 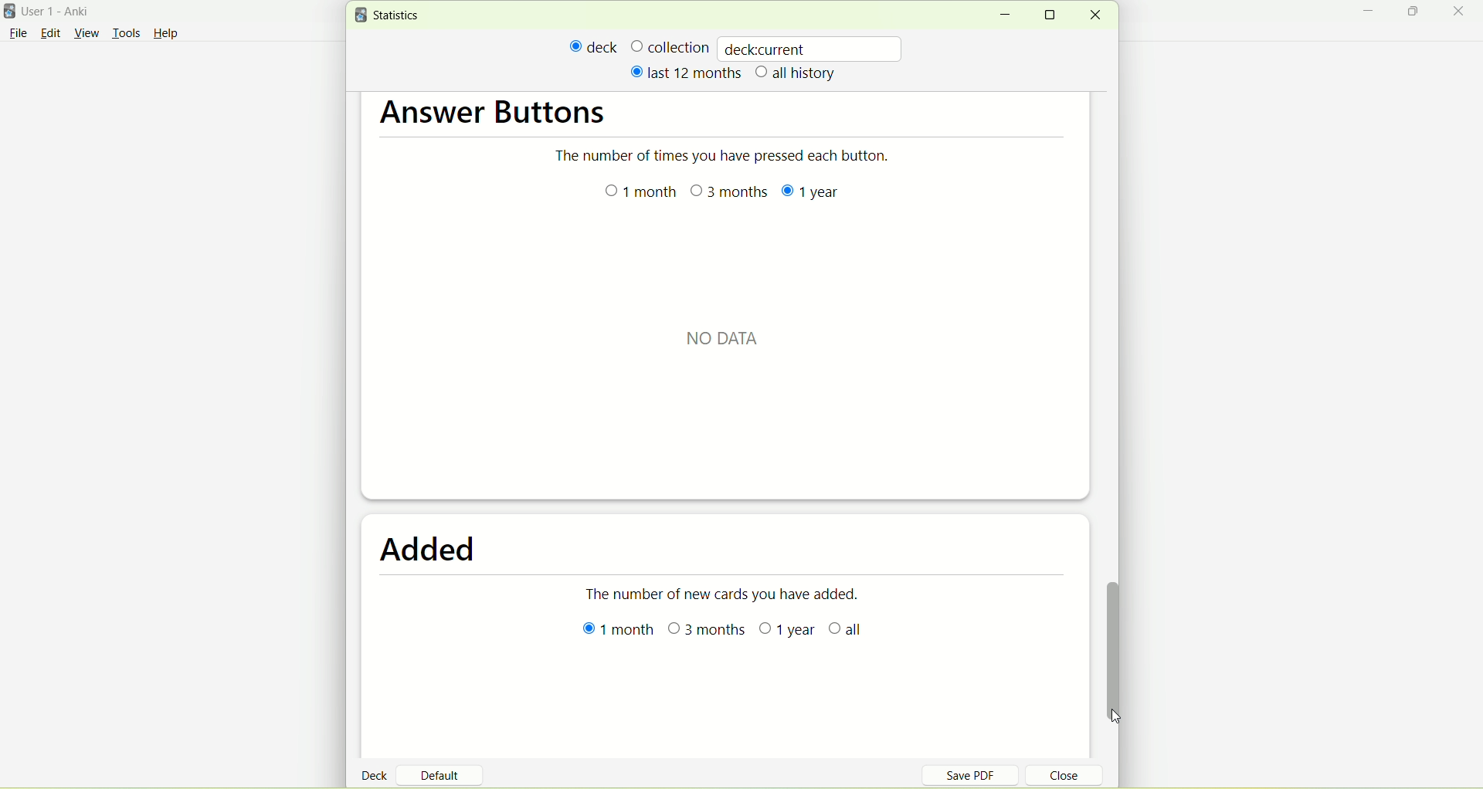 What do you see at coordinates (377, 774) in the screenshot?
I see `deck` at bounding box center [377, 774].